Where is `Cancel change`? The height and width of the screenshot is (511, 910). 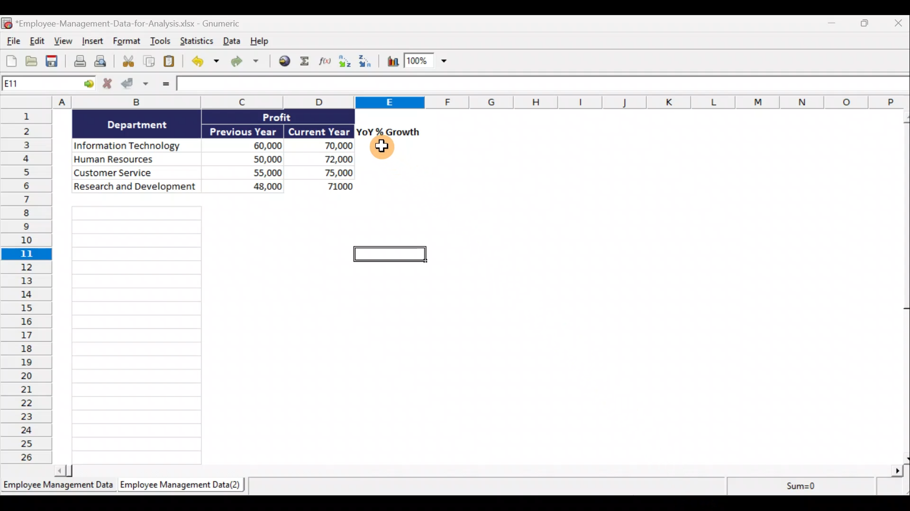 Cancel change is located at coordinates (109, 84).